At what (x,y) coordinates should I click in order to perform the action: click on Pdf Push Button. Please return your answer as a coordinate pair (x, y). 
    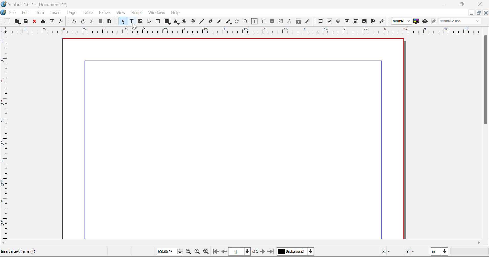
    Looking at the image, I should click on (320, 21).